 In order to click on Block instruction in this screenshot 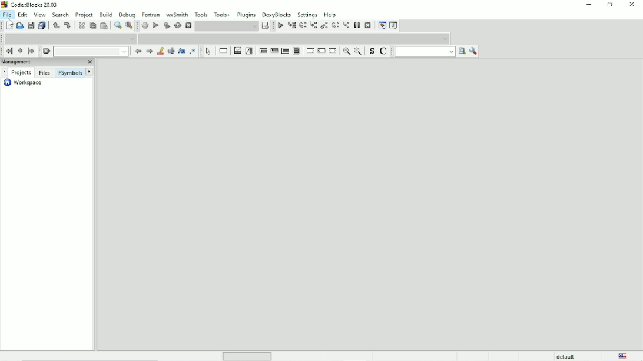, I will do `click(296, 51)`.